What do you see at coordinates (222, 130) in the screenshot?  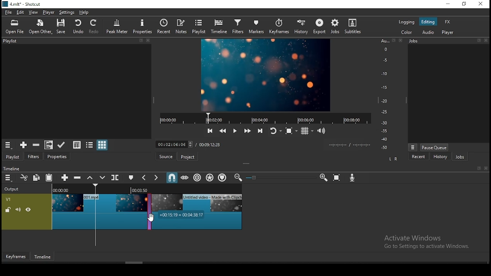 I see `play quickly backwards` at bounding box center [222, 130].